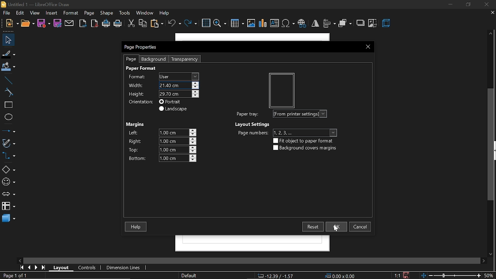 The image size is (496, 279). Describe the element at coordinates (345, 23) in the screenshot. I see `arrange` at that location.